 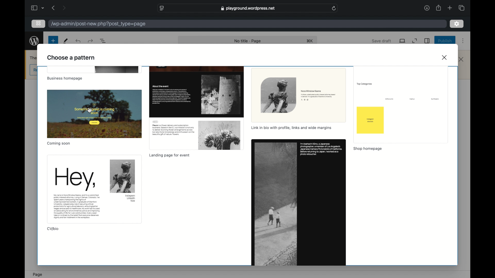 What do you see at coordinates (444, 41) in the screenshot?
I see `publish` at bounding box center [444, 41].